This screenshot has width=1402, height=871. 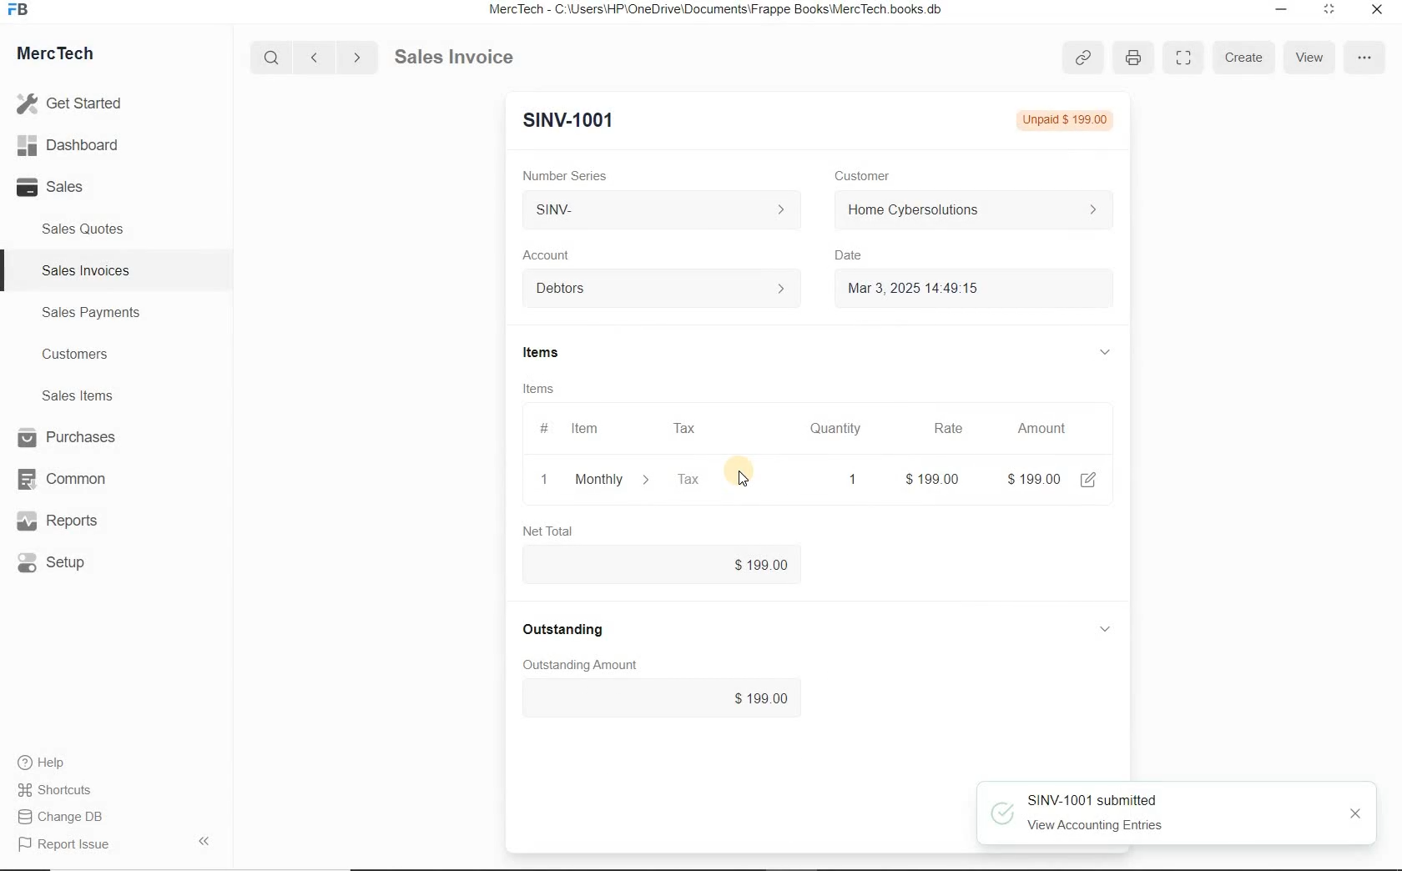 What do you see at coordinates (76, 146) in the screenshot?
I see `Dashboard` at bounding box center [76, 146].